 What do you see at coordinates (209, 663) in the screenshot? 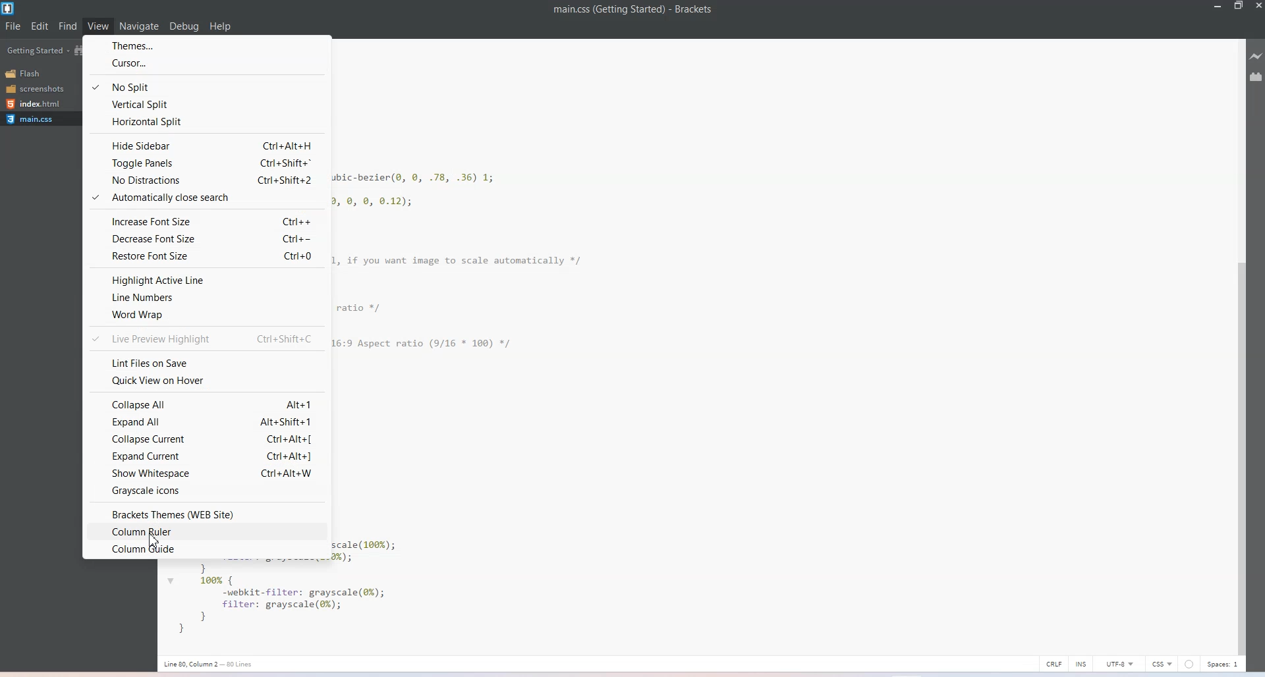
I see `line number` at bounding box center [209, 663].